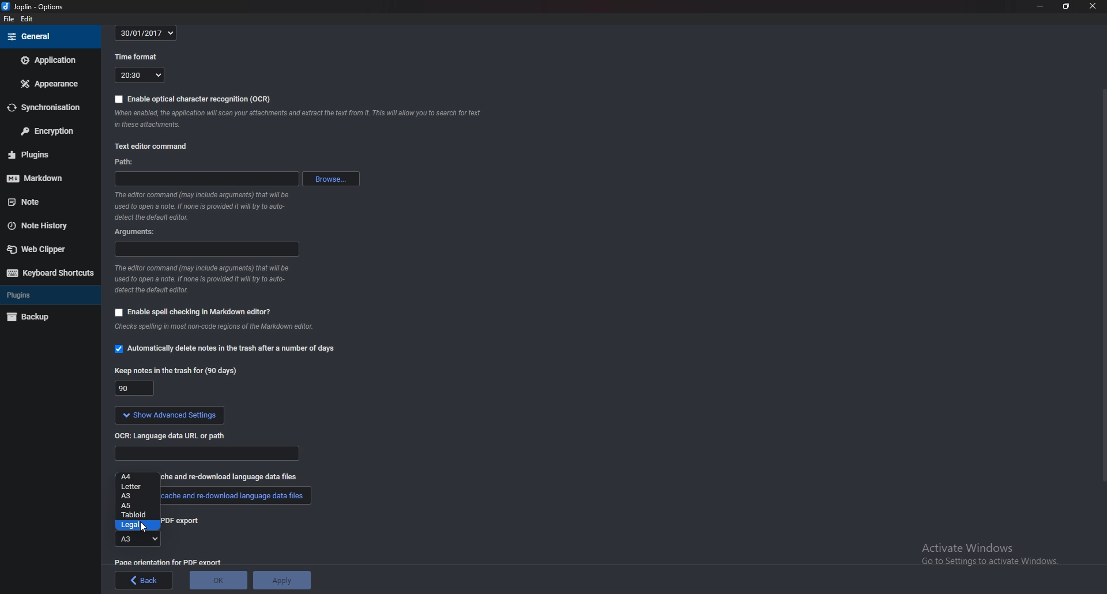  I want to click on back, so click(144, 580).